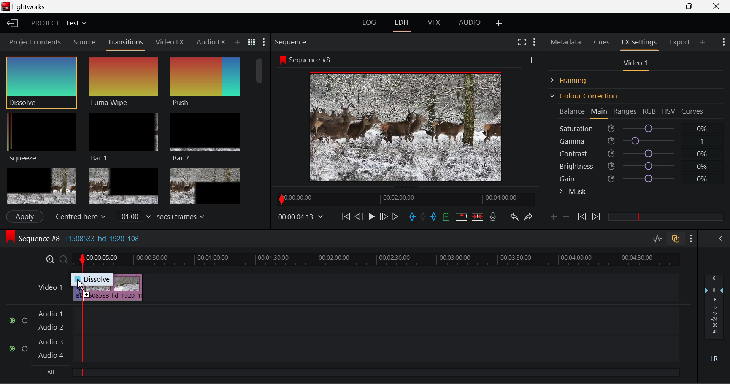  What do you see at coordinates (81, 285) in the screenshot?
I see `DRAG_TO Cursor Position` at bounding box center [81, 285].